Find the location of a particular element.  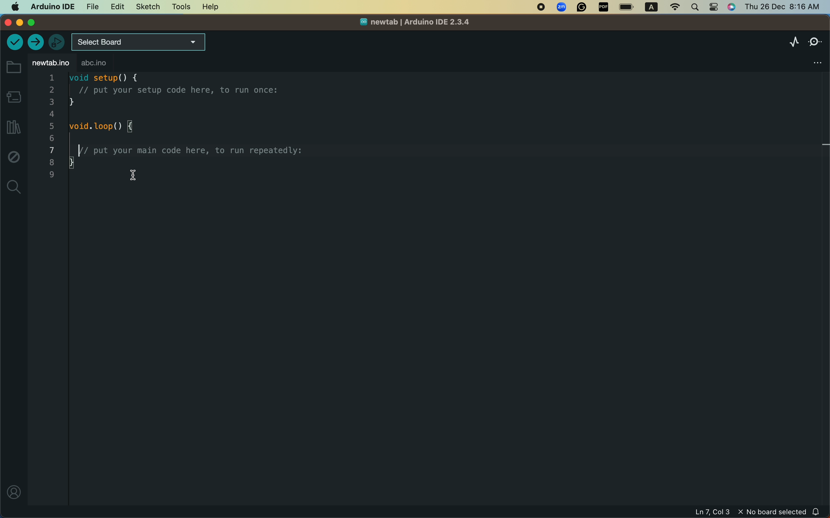

file tab is located at coordinates (50, 63).